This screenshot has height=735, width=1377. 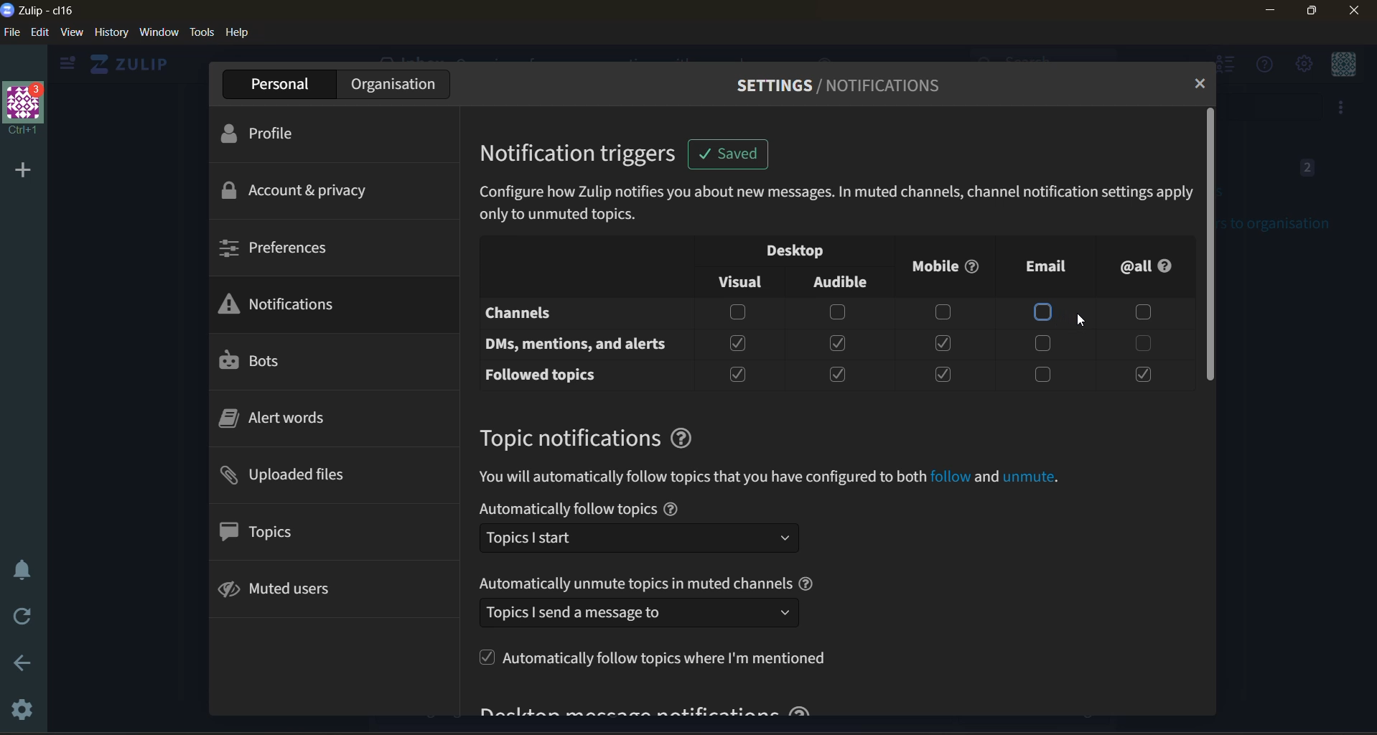 What do you see at coordinates (111, 32) in the screenshot?
I see `history` at bounding box center [111, 32].